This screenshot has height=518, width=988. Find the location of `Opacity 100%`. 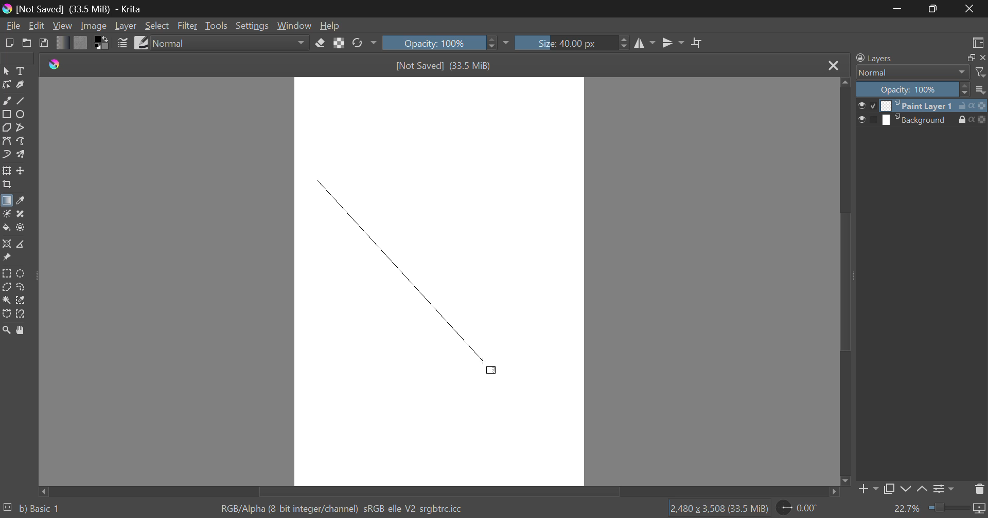

Opacity 100% is located at coordinates (911, 89).